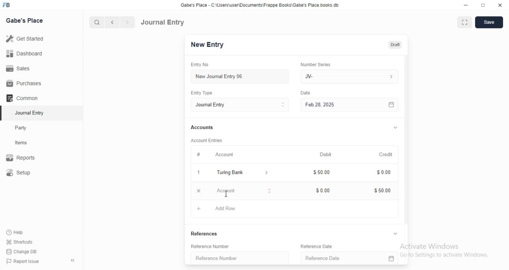 This screenshot has height=270, width=509. I want to click on close, so click(198, 191).